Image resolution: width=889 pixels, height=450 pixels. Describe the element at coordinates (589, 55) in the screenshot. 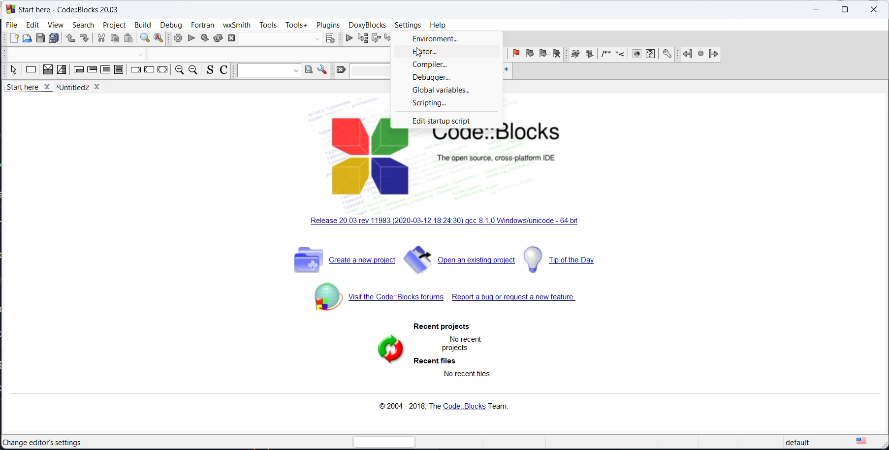

I see `icon` at that location.